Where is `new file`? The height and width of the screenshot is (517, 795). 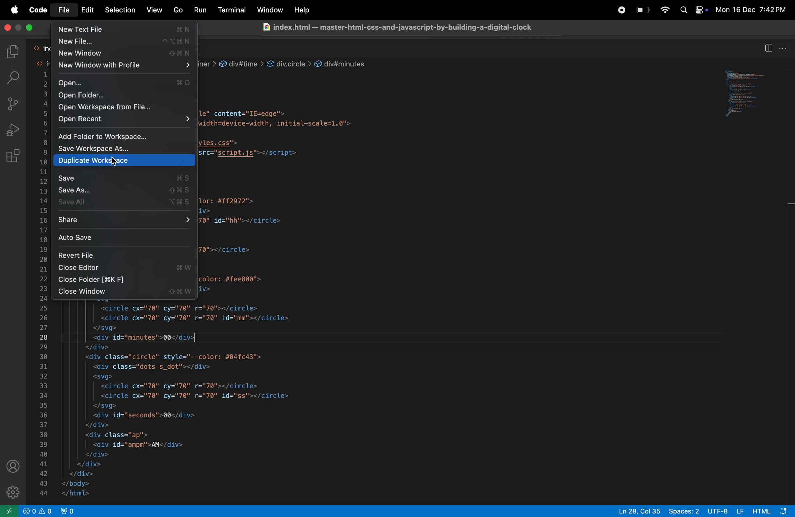
new file is located at coordinates (123, 41).